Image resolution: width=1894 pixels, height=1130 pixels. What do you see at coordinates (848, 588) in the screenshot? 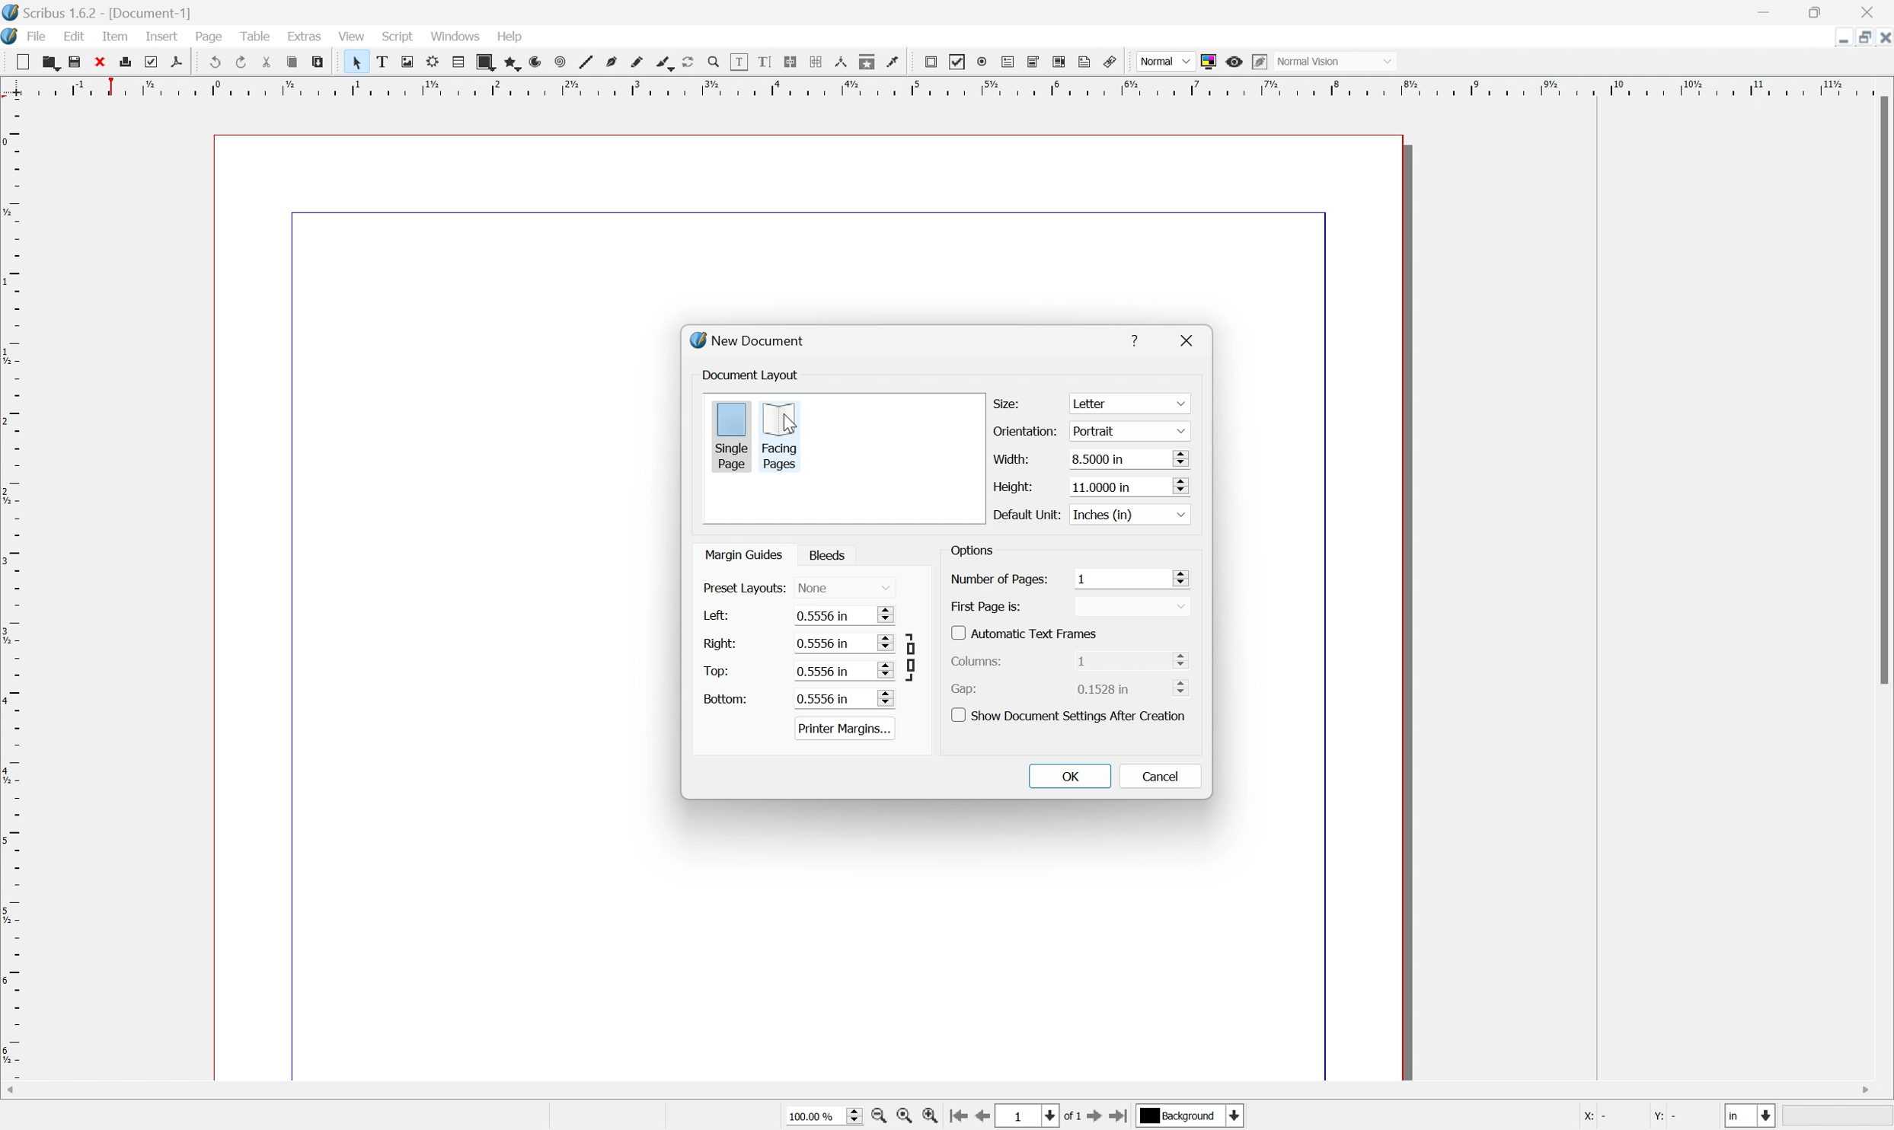
I see `none` at bounding box center [848, 588].